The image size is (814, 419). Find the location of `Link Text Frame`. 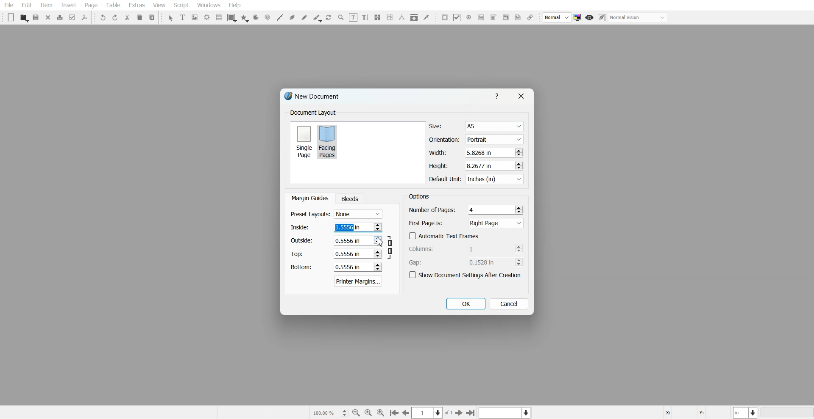

Link Text Frame is located at coordinates (377, 17).